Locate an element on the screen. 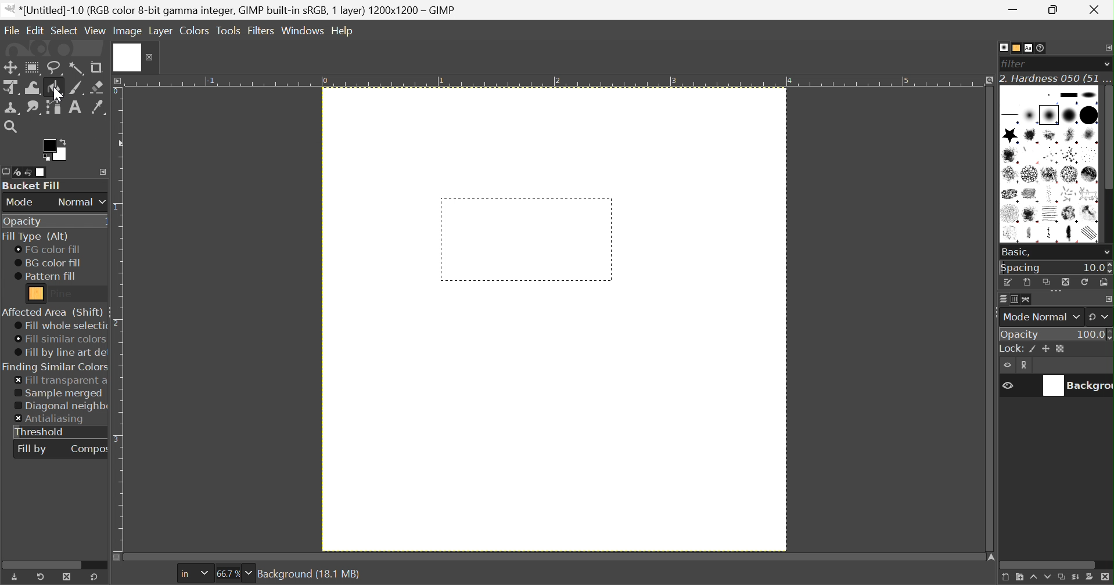 This screenshot has width=1114, height=585. 4 is located at coordinates (789, 81).